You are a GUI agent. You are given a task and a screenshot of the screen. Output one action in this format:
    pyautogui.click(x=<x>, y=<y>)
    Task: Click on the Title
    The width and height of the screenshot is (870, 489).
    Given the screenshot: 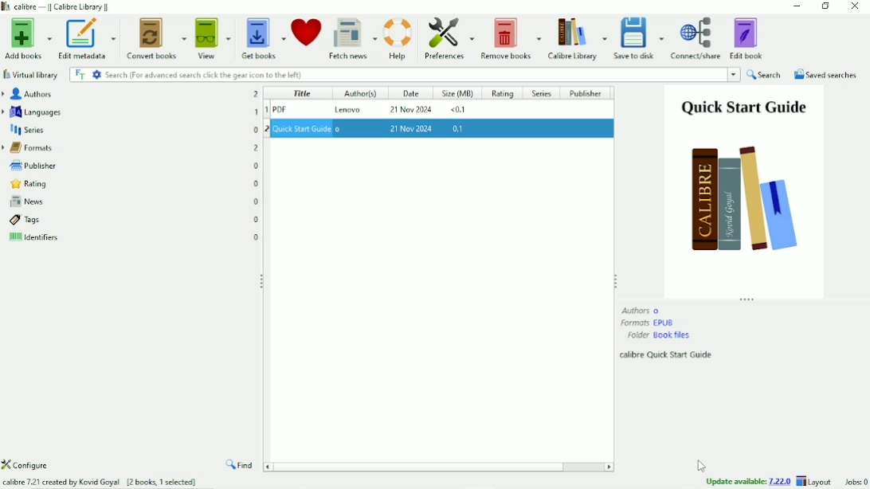 What is the action you would take?
    pyautogui.click(x=300, y=92)
    